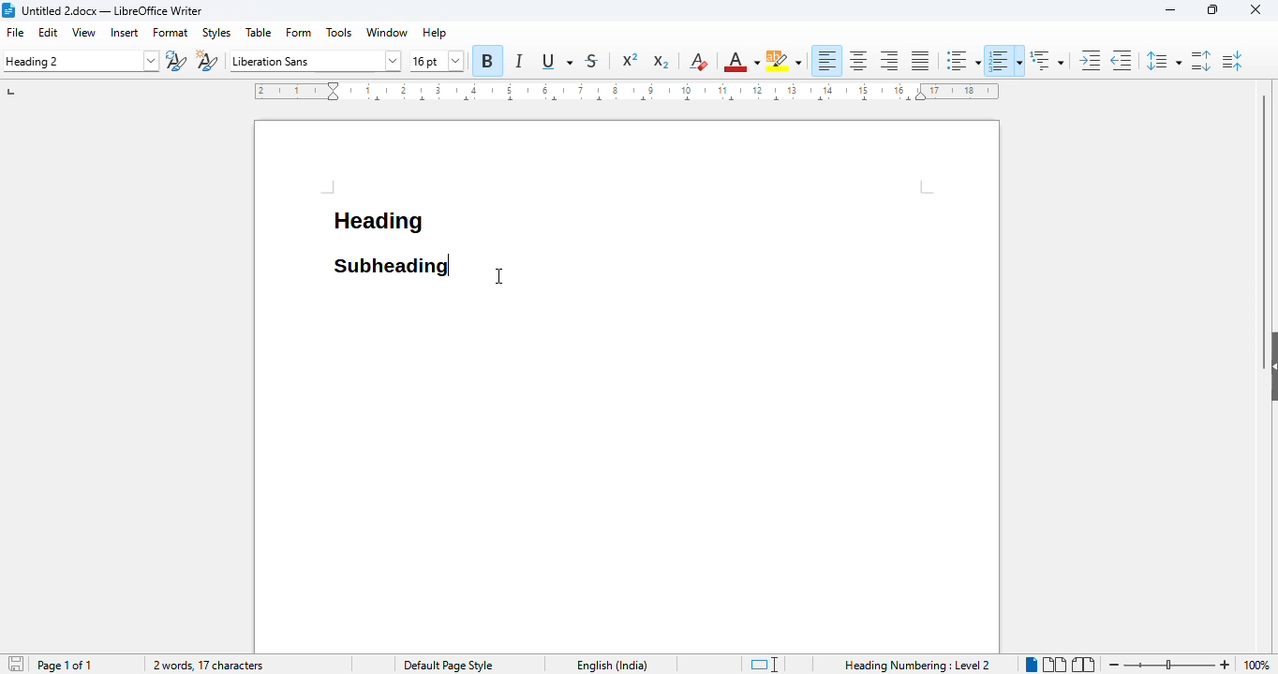 The image size is (1278, 674). What do you see at coordinates (1091, 60) in the screenshot?
I see `increase indent` at bounding box center [1091, 60].